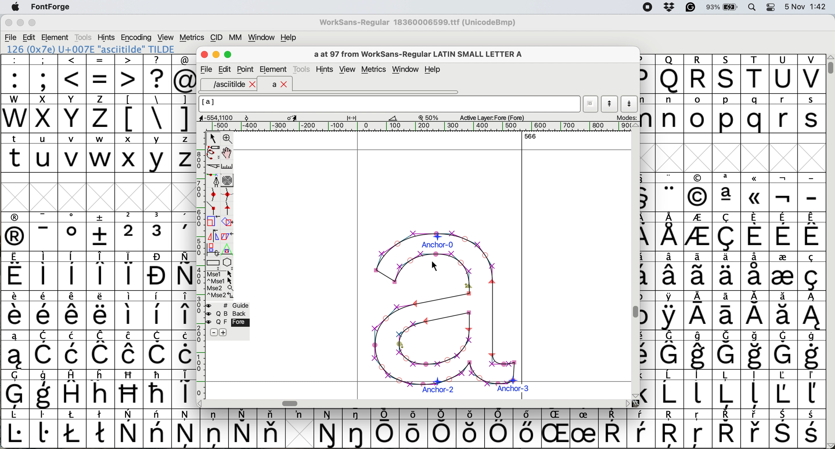  What do you see at coordinates (530, 136) in the screenshot?
I see `566` at bounding box center [530, 136].